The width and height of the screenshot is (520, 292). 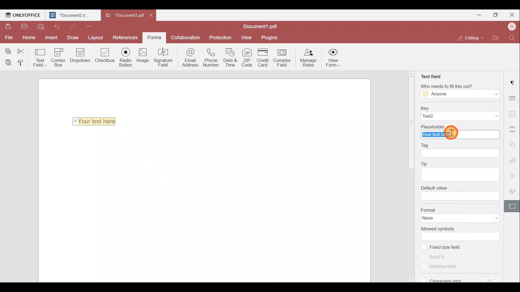 I want to click on Signature settings, so click(x=513, y=190).